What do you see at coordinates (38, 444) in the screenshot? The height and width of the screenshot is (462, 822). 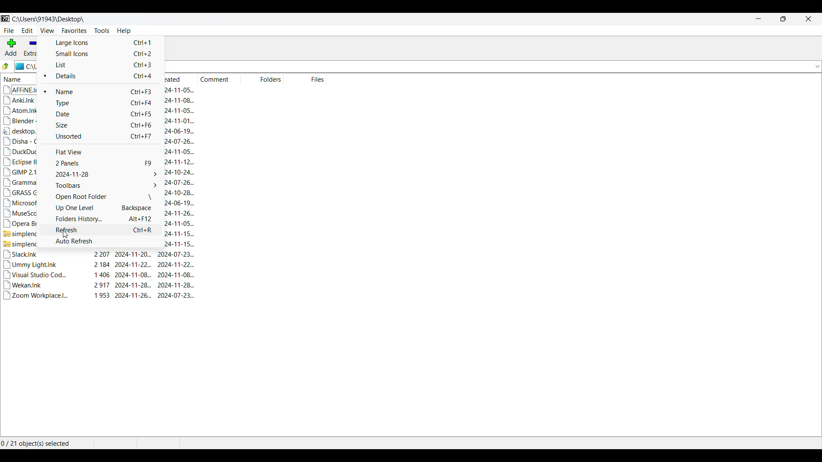 I see `0 / 21 object(s) selected` at bounding box center [38, 444].